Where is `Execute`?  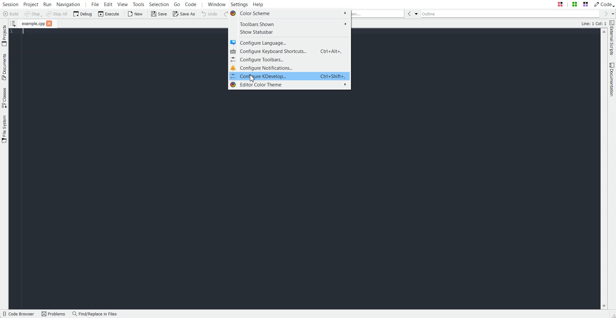 Execute is located at coordinates (109, 14).